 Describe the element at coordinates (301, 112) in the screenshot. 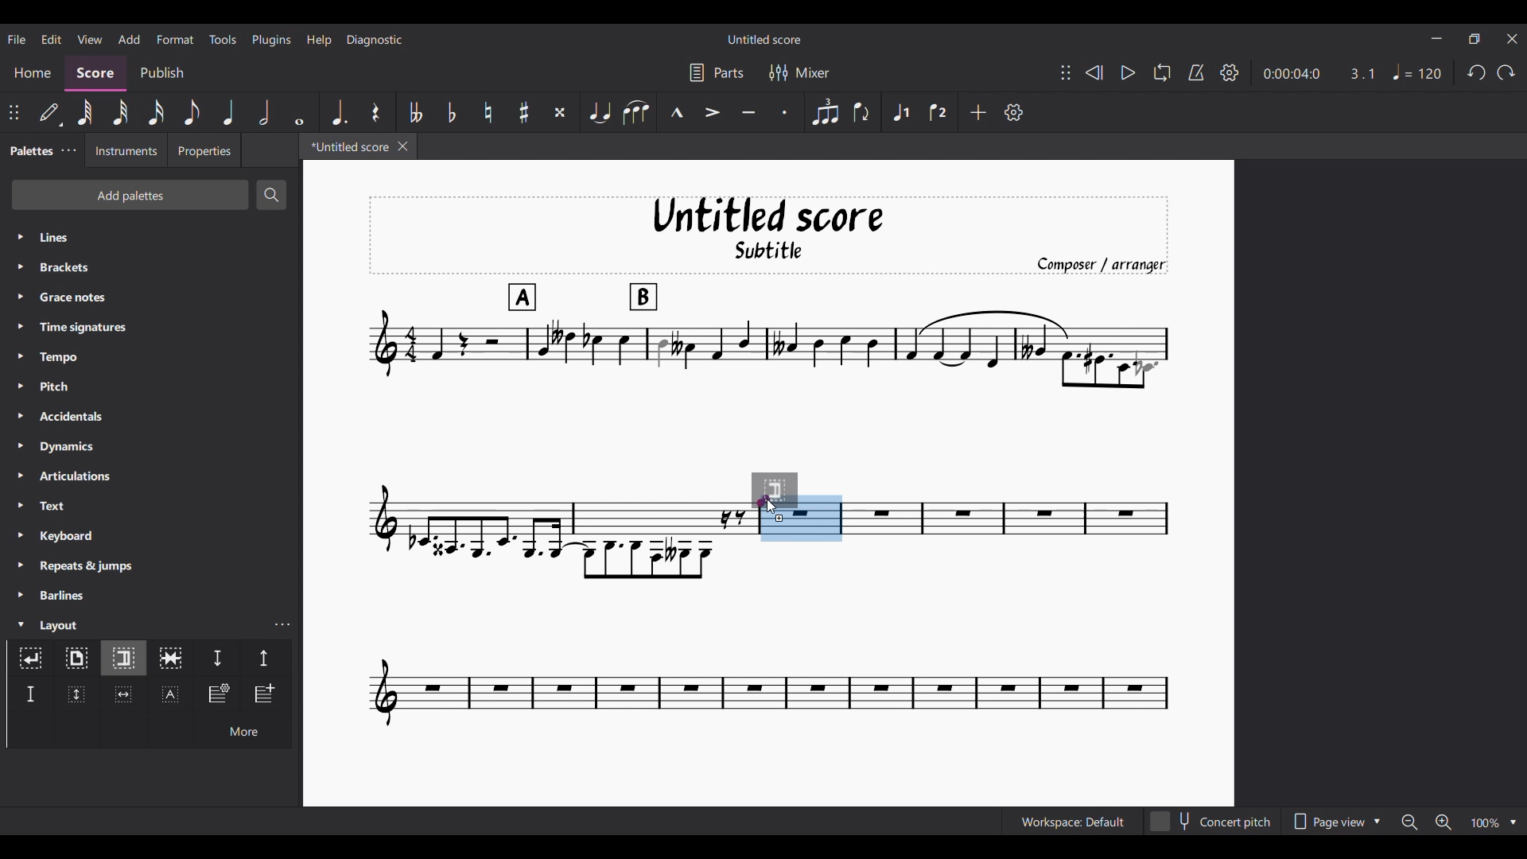

I see `Whole note` at that location.